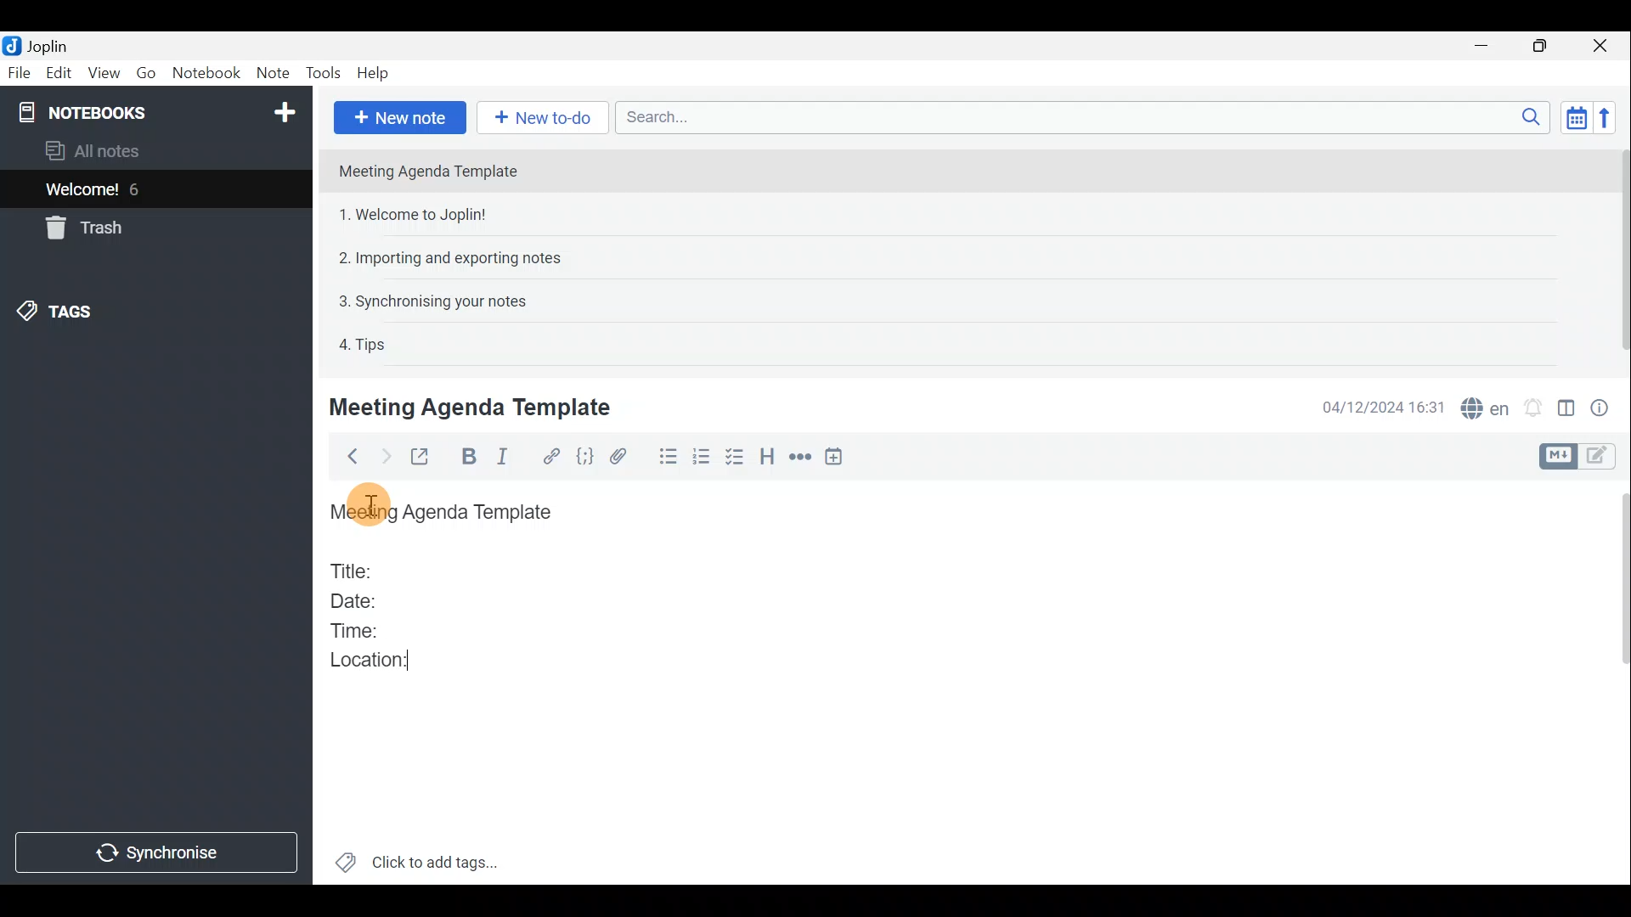  I want to click on Back, so click(347, 459).